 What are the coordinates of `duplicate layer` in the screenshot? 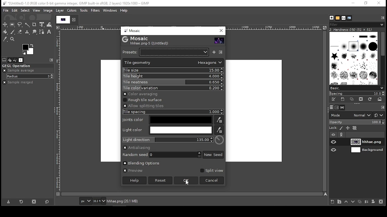 It's located at (360, 203).